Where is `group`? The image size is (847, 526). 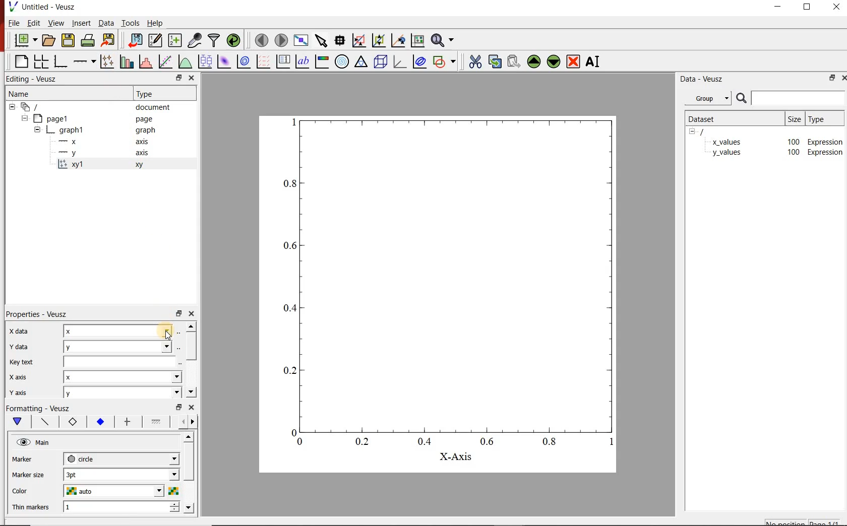
group is located at coordinates (706, 98).